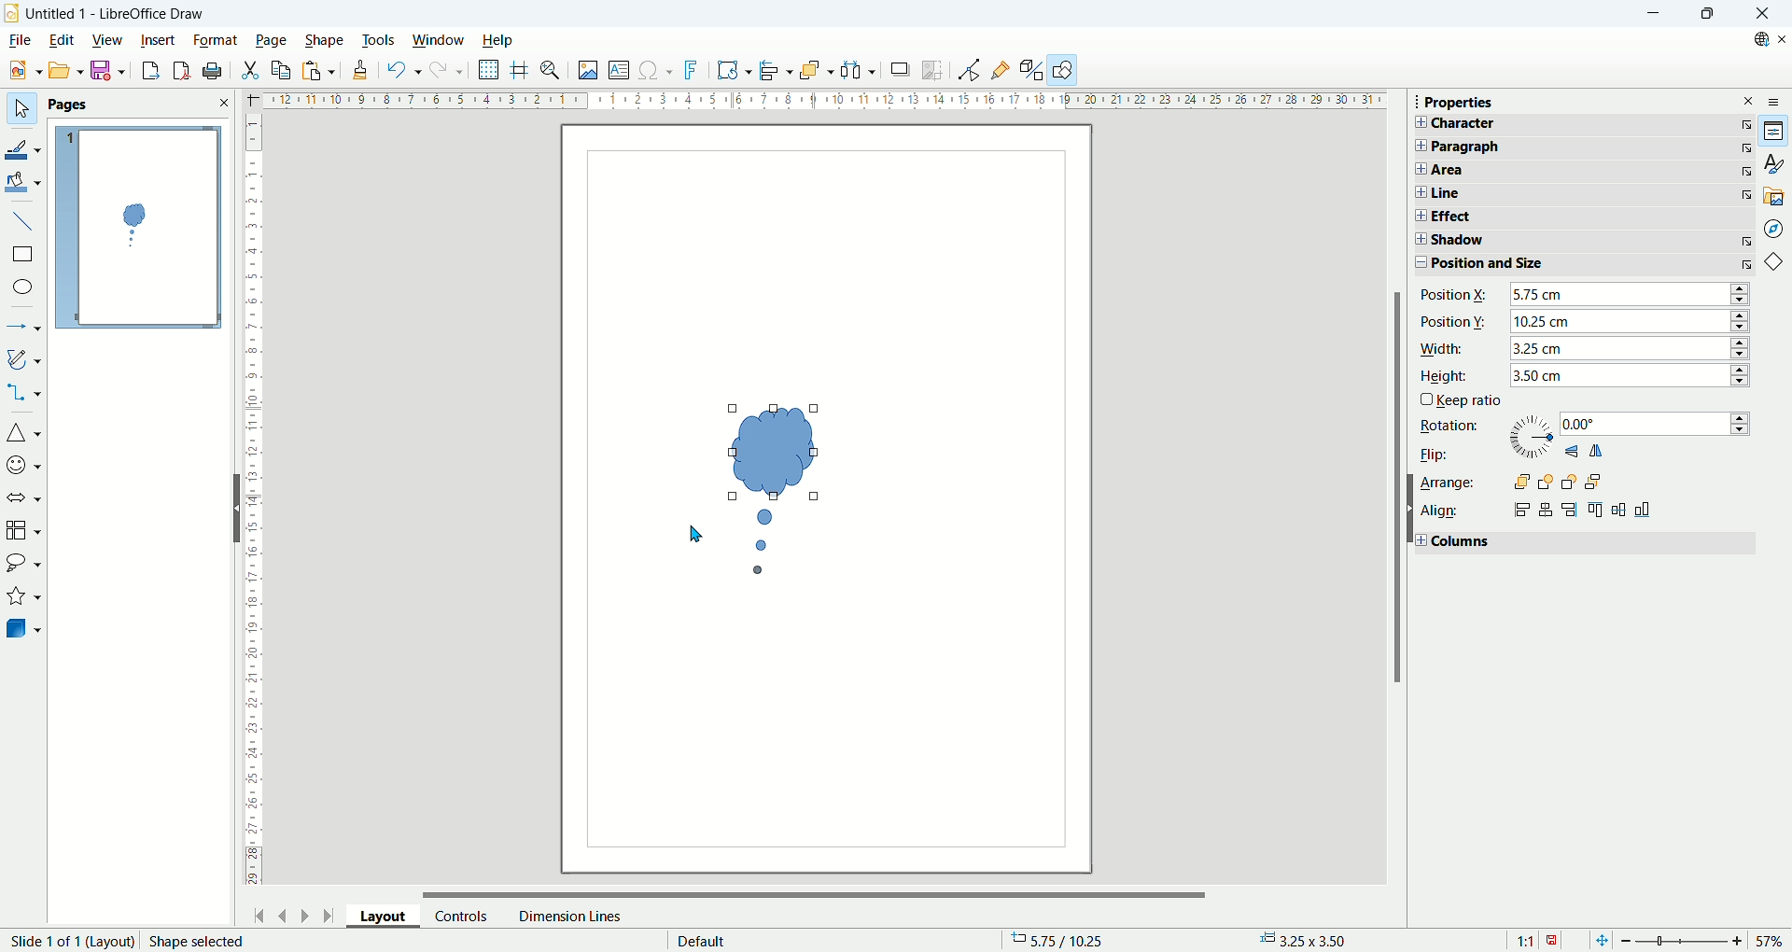  Describe the element at coordinates (489, 70) in the screenshot. I see `show grid` at that location.